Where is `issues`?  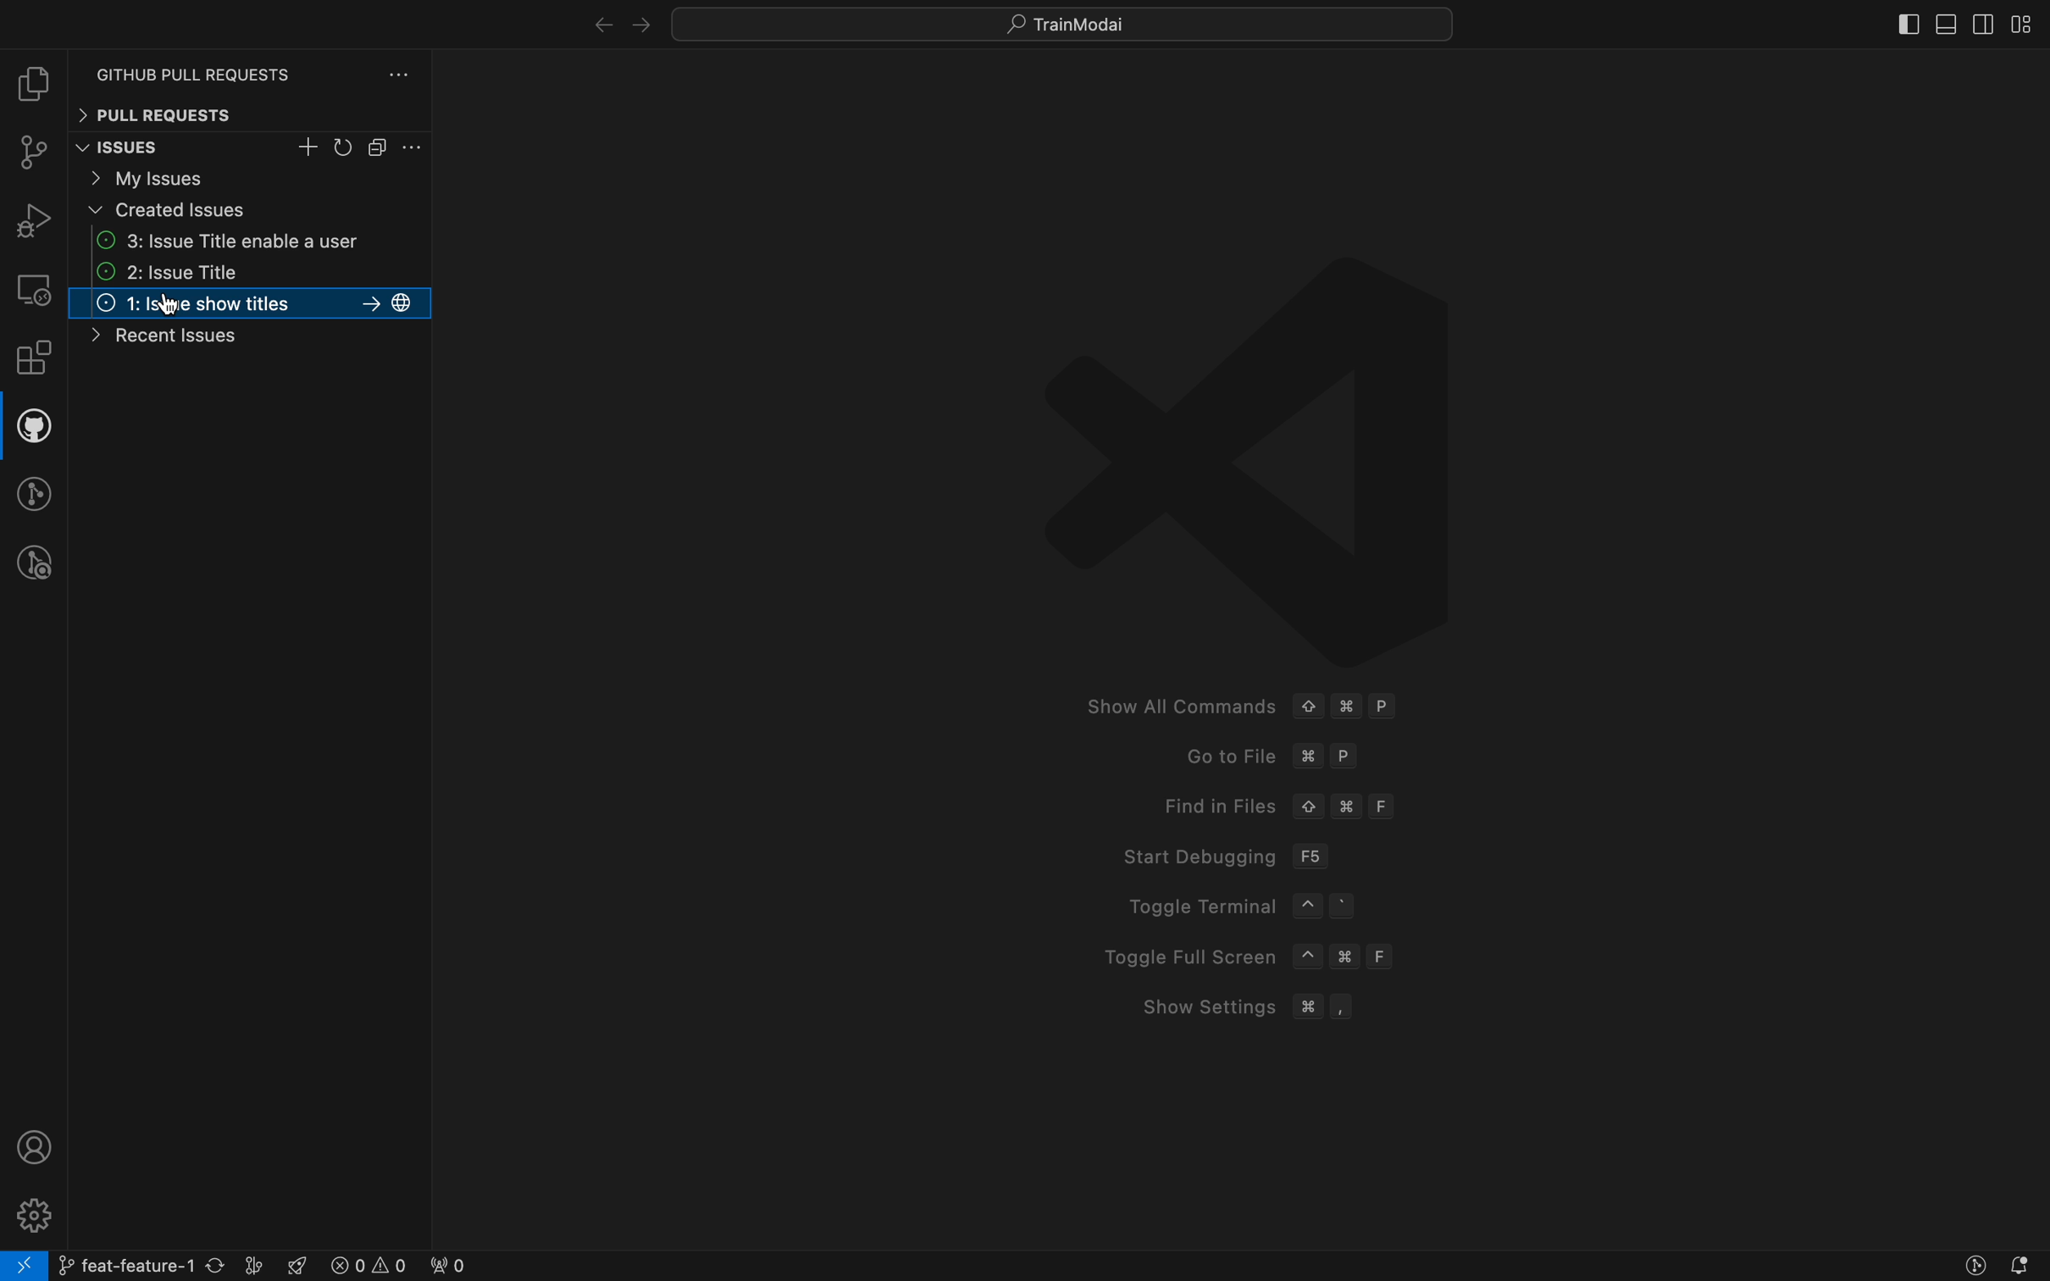
issues is located at coordinates (141, 148).